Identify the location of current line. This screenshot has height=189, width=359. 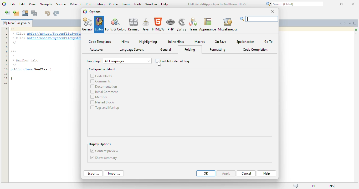
(356, 33).